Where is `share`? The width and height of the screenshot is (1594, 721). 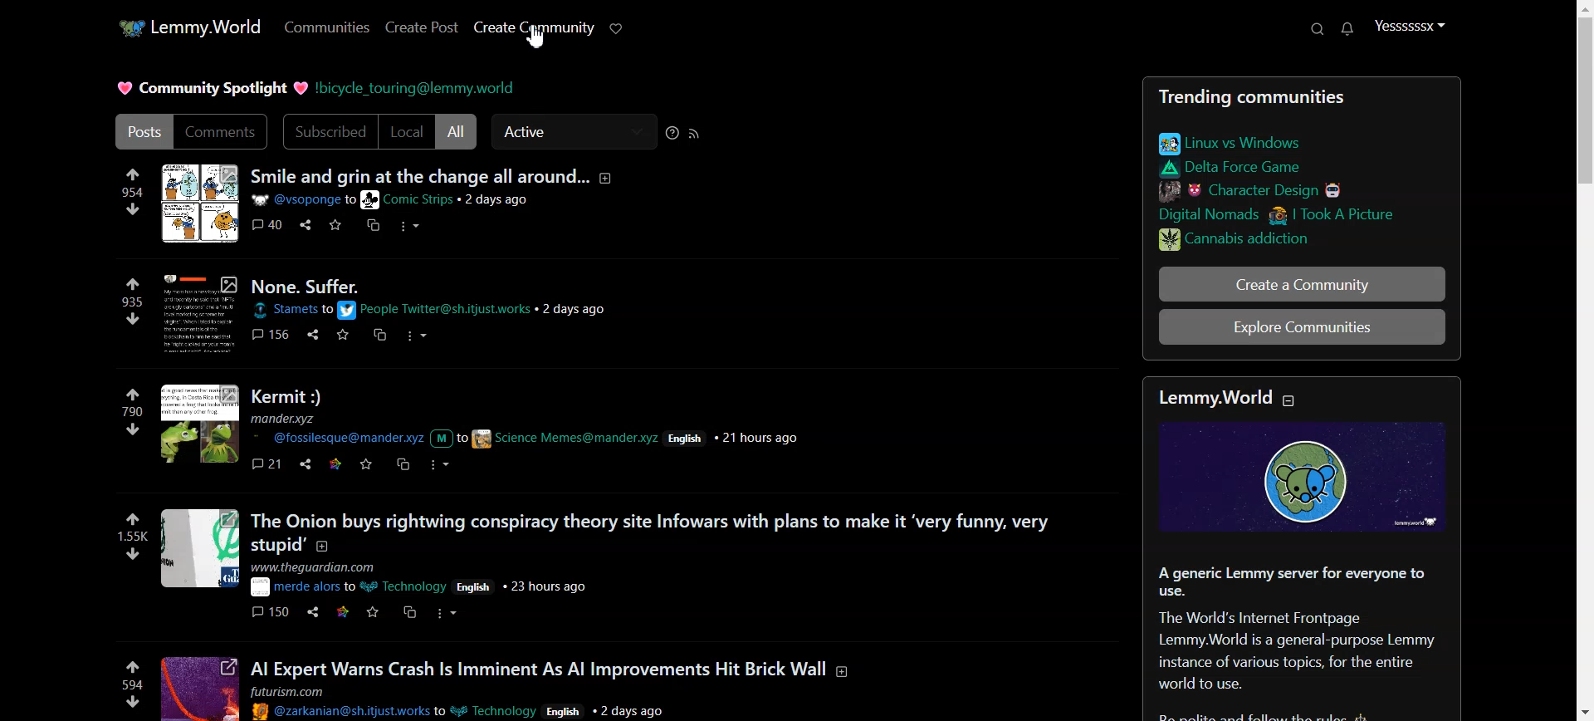 share is located at coordinates (308, 224).